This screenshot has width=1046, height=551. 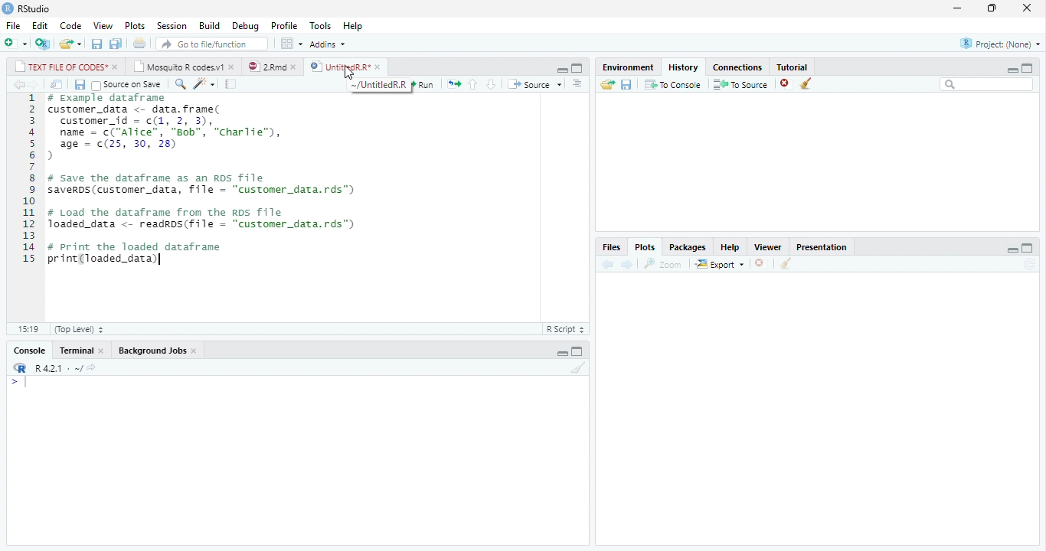 What do you see at coordinates (793, 67) in the screenshot?
I see `Tutorial` at bounding box center [793, 67].